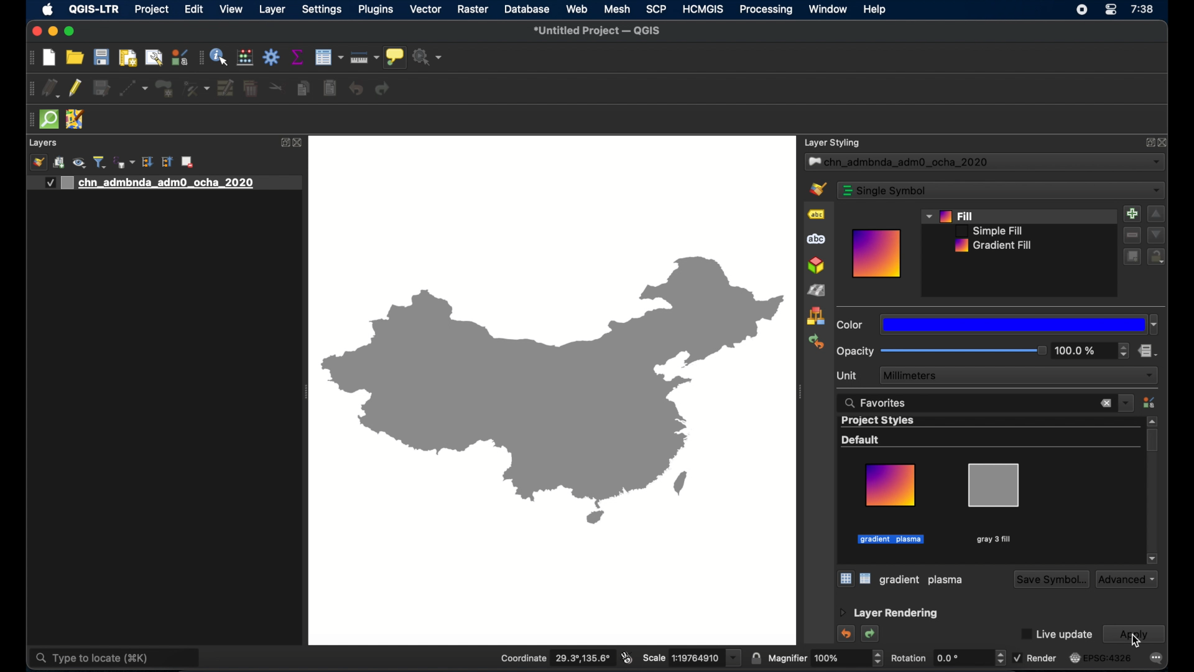 The image size is (1194, 672). I want to click on Live update, so click(1058, 635).